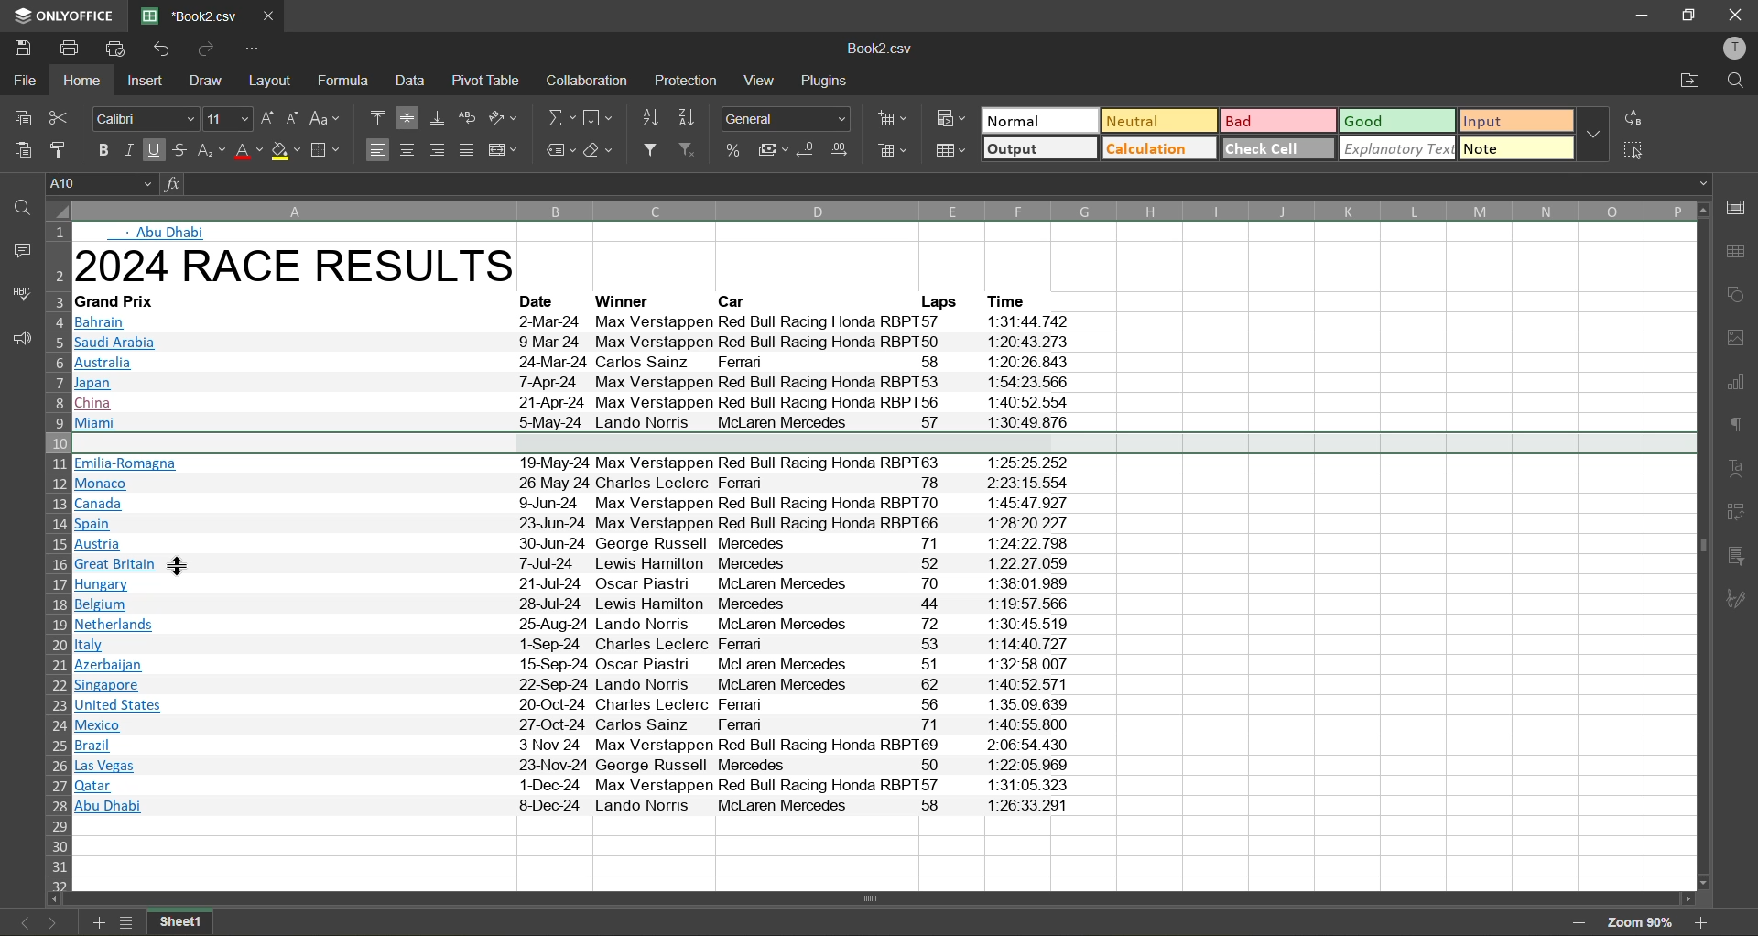 This screenshot has width=1758, height=936. Describe the element at coordinates (1742, 554) in the screenshot. I see `slicer` at that location.